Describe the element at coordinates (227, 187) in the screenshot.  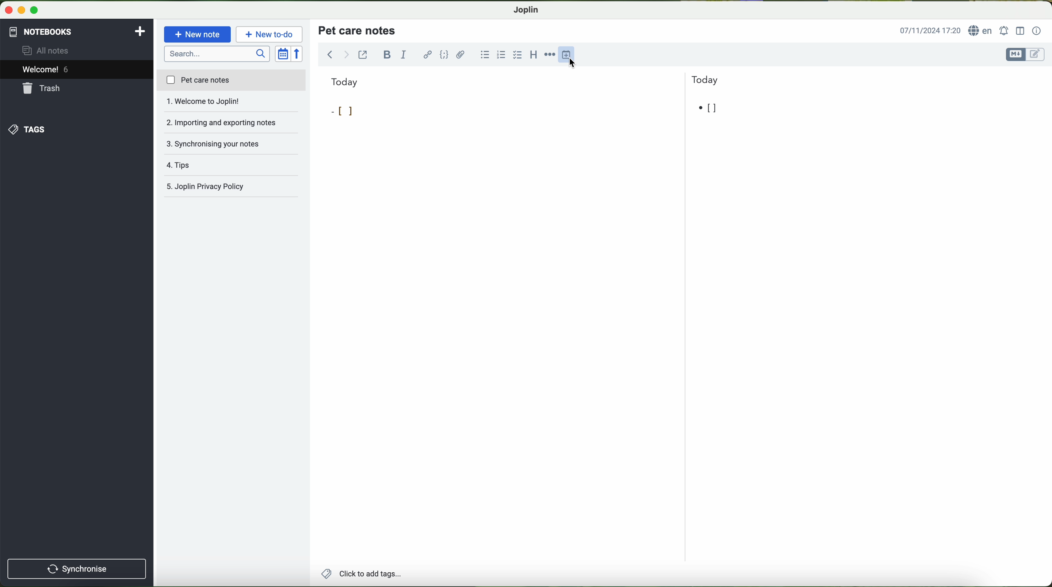
I see `joplin privacy policy` at that location.